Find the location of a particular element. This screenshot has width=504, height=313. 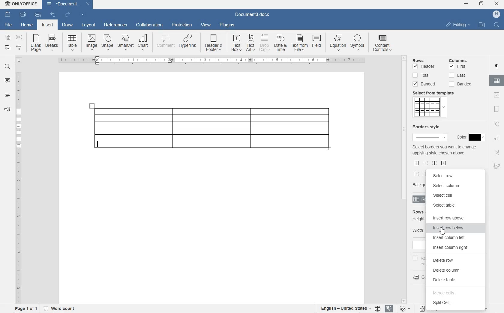

FILE is located at coordinates (9, 25).